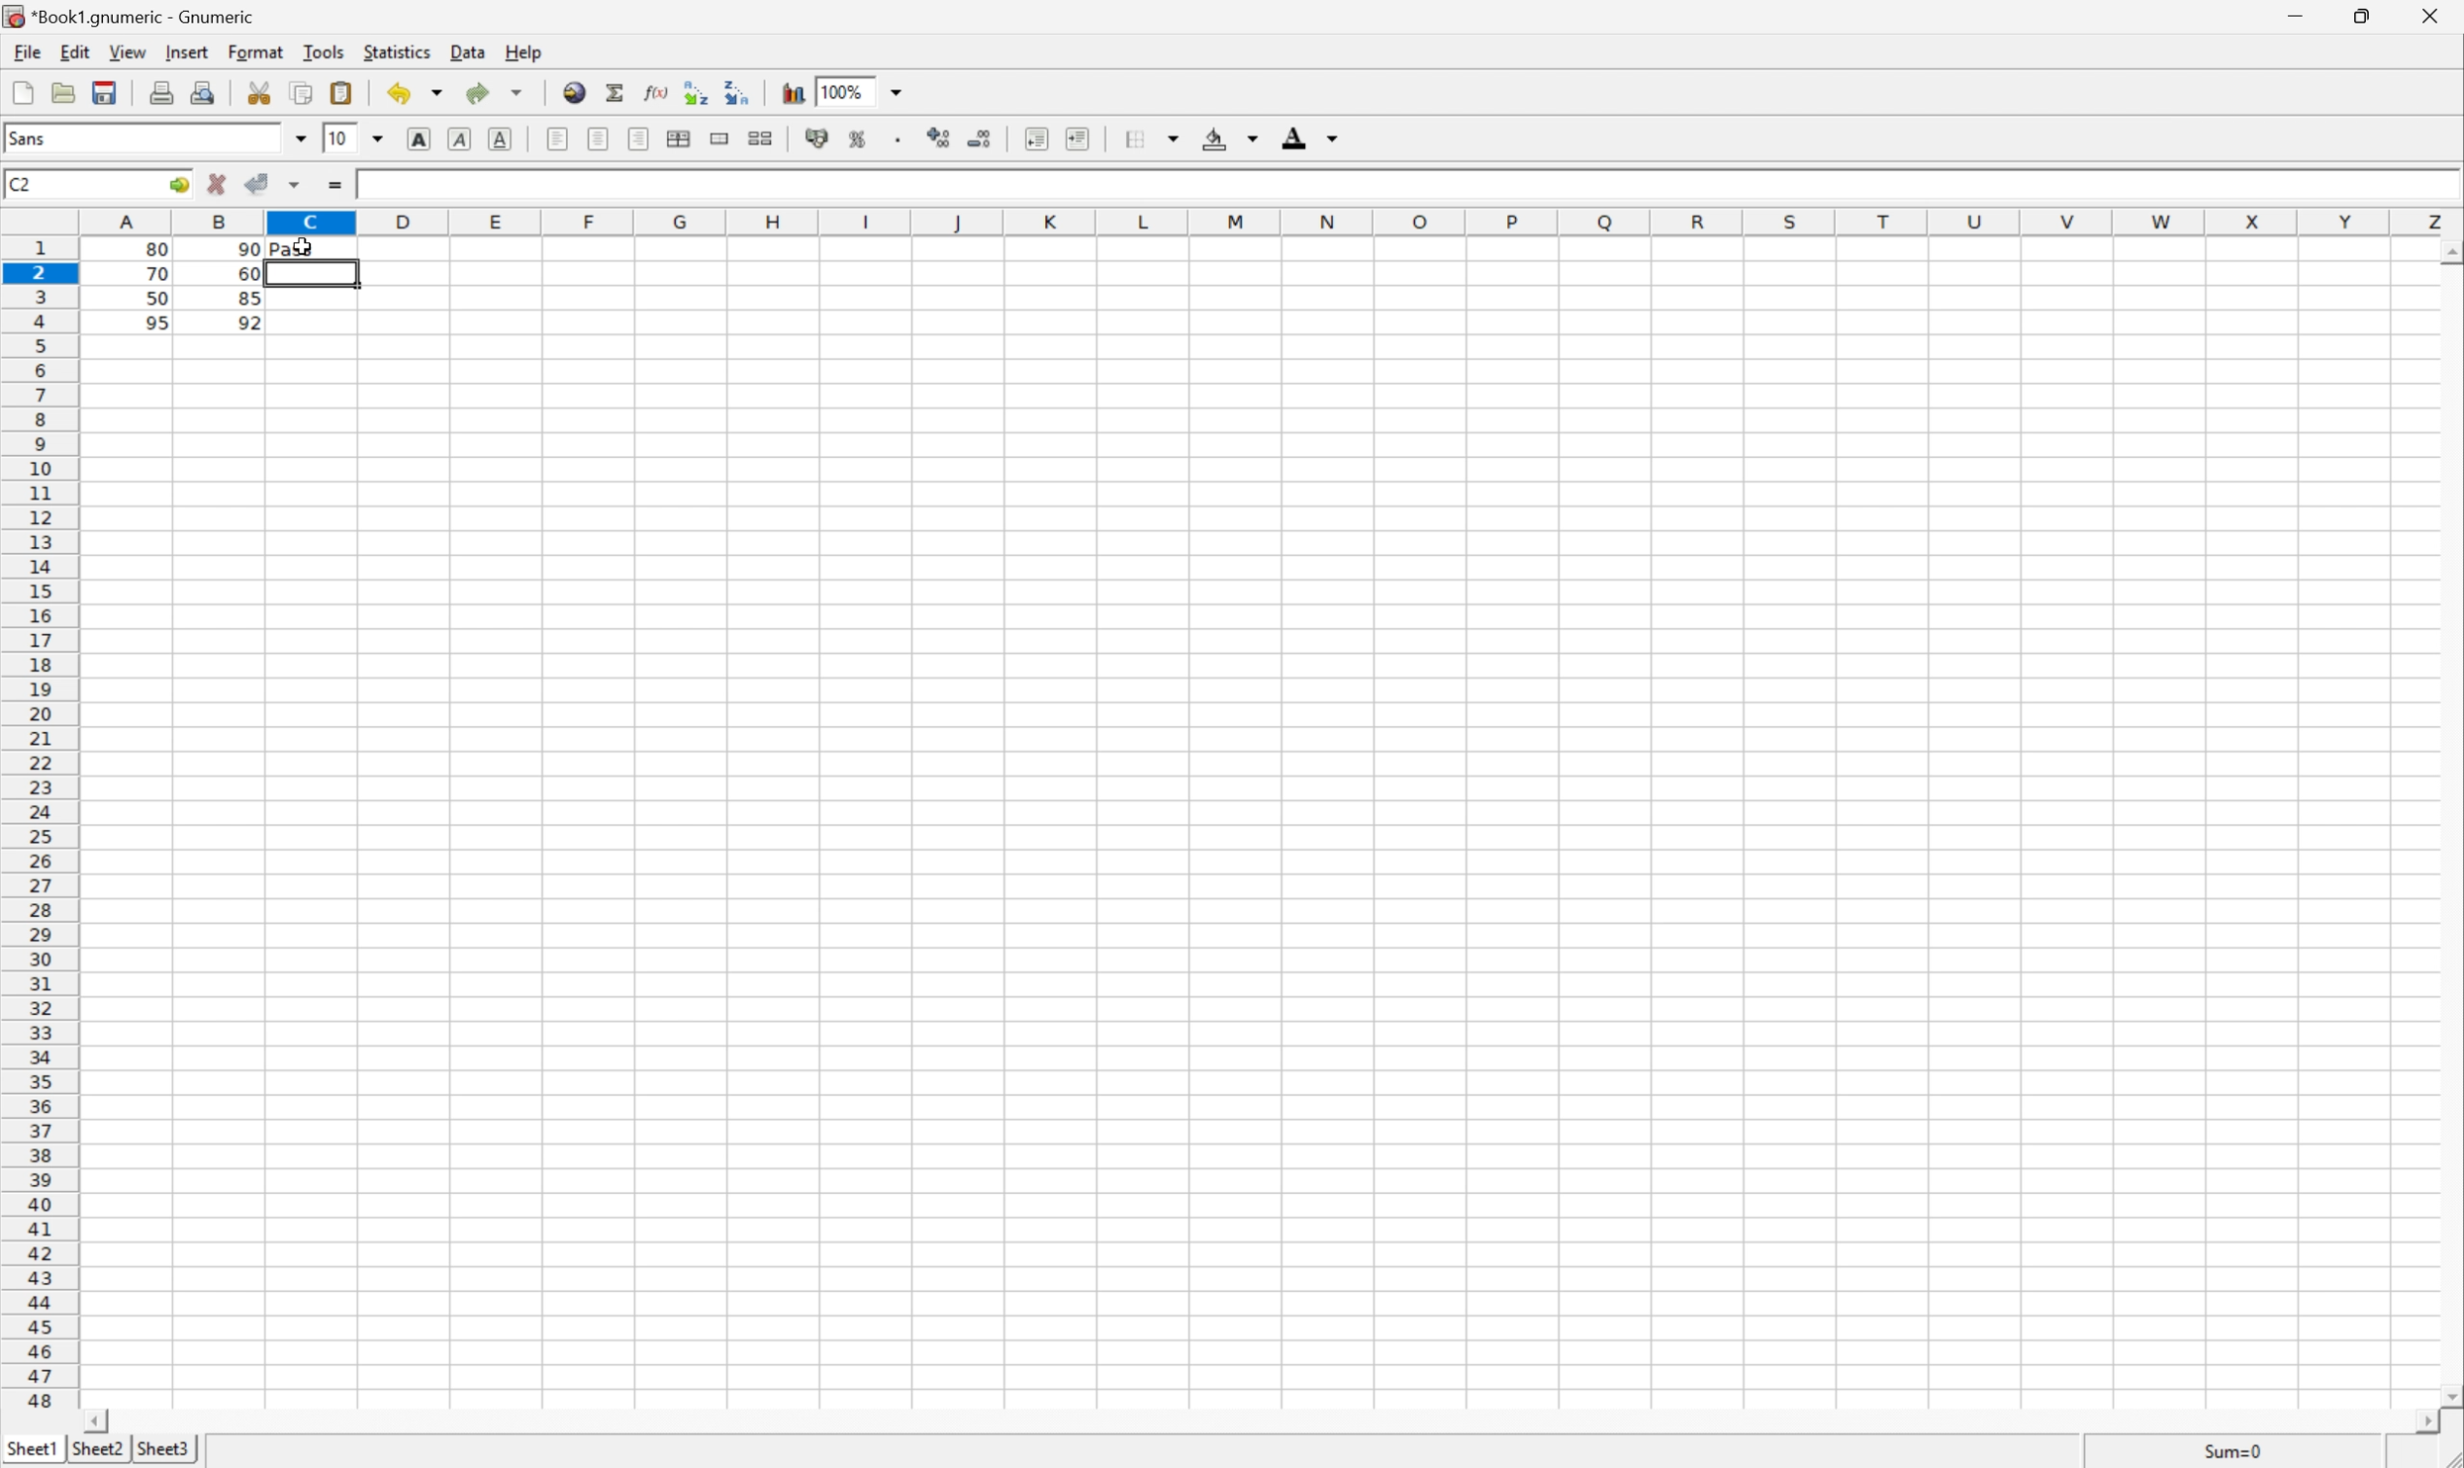 This screenshot has width=2464, height=1468. I want to click on Increase indent, and align the contents to the left, so click(1037, 136).